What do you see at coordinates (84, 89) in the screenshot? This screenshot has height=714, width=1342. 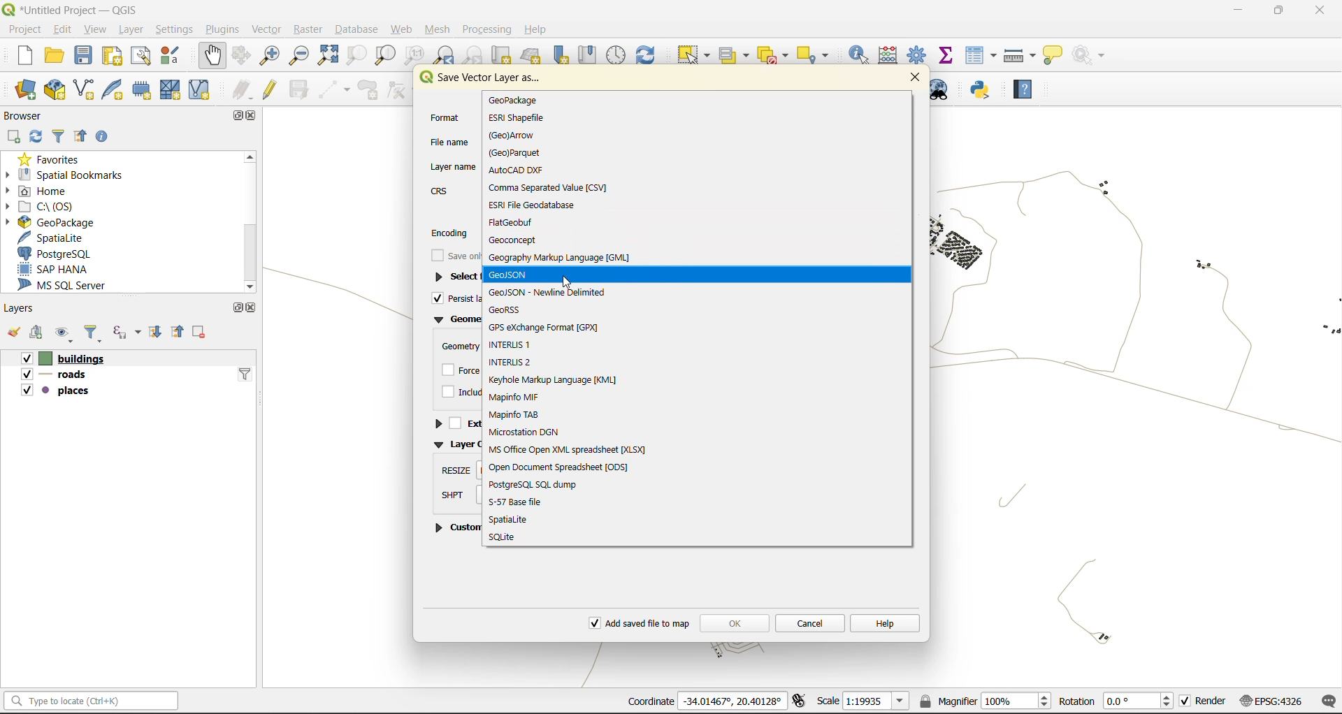 I see `new shapefile` at bounding box center [84, 89].